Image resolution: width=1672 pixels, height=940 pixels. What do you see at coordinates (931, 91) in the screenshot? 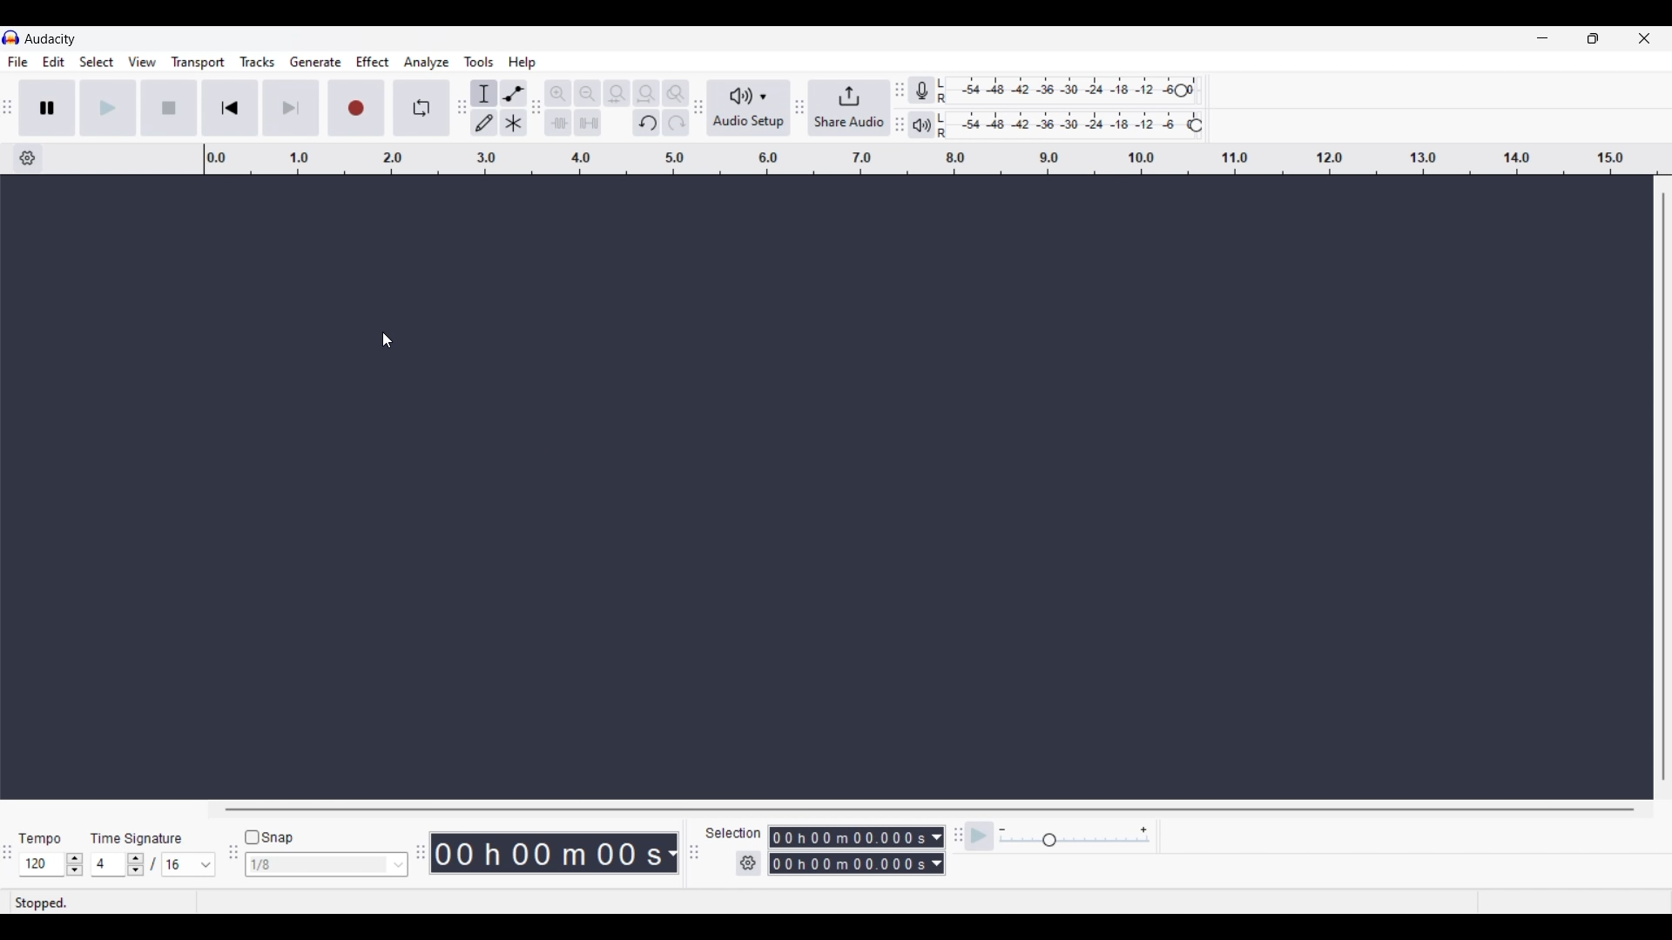
I see `Record meter` at bounding box center [931, 91].